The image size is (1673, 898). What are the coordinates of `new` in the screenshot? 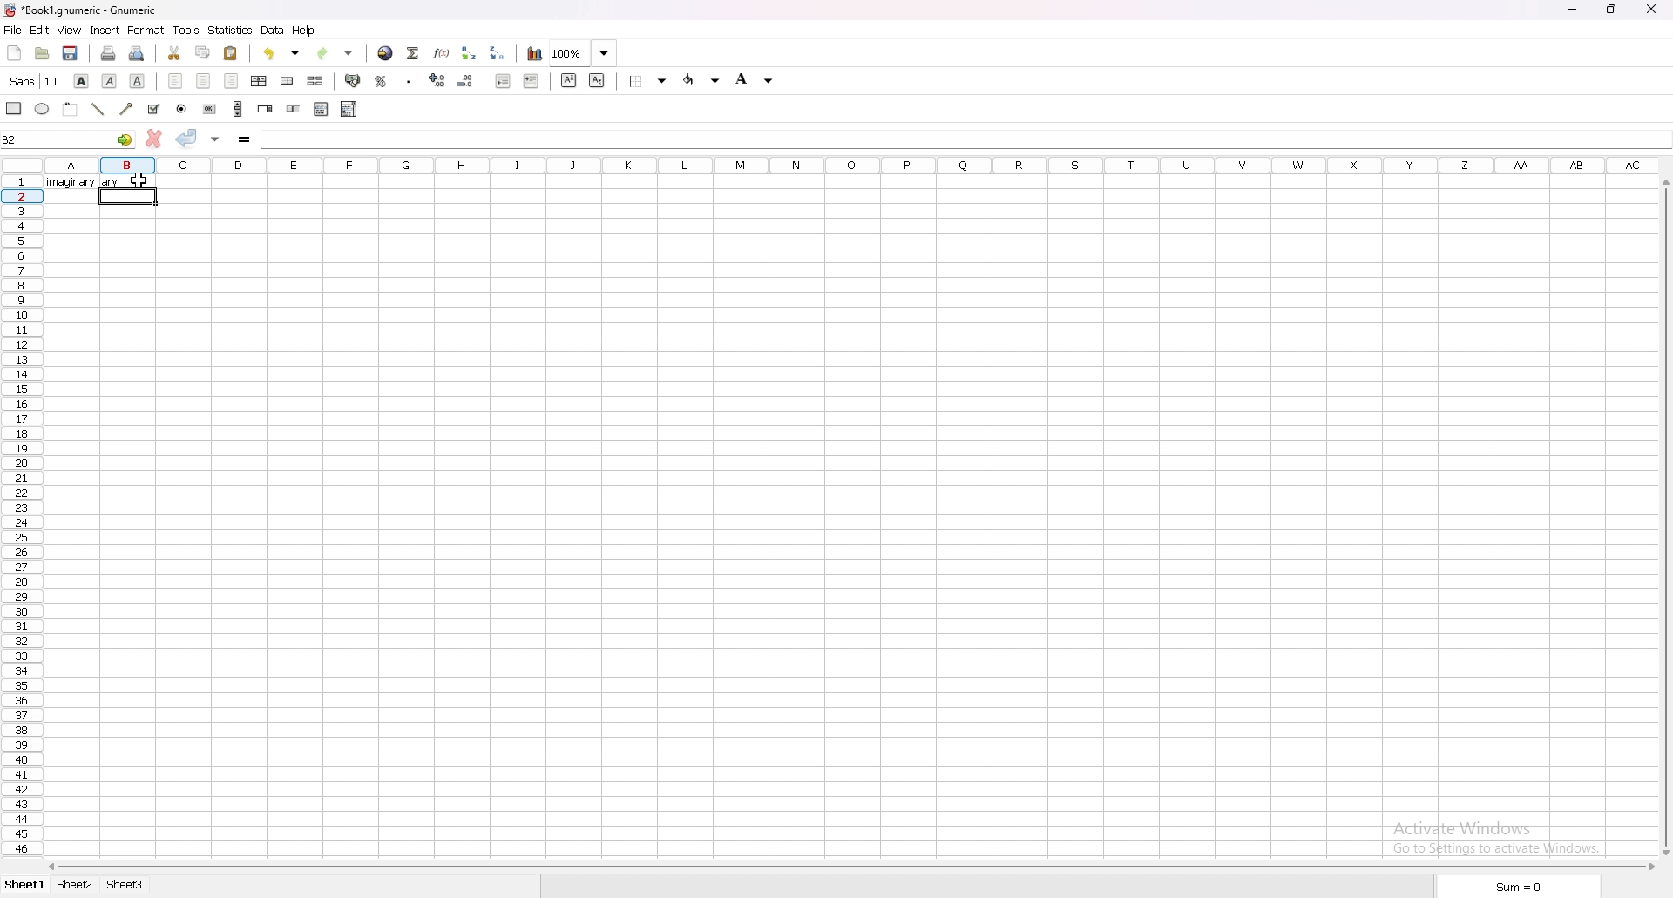 It's located at (14, 51).